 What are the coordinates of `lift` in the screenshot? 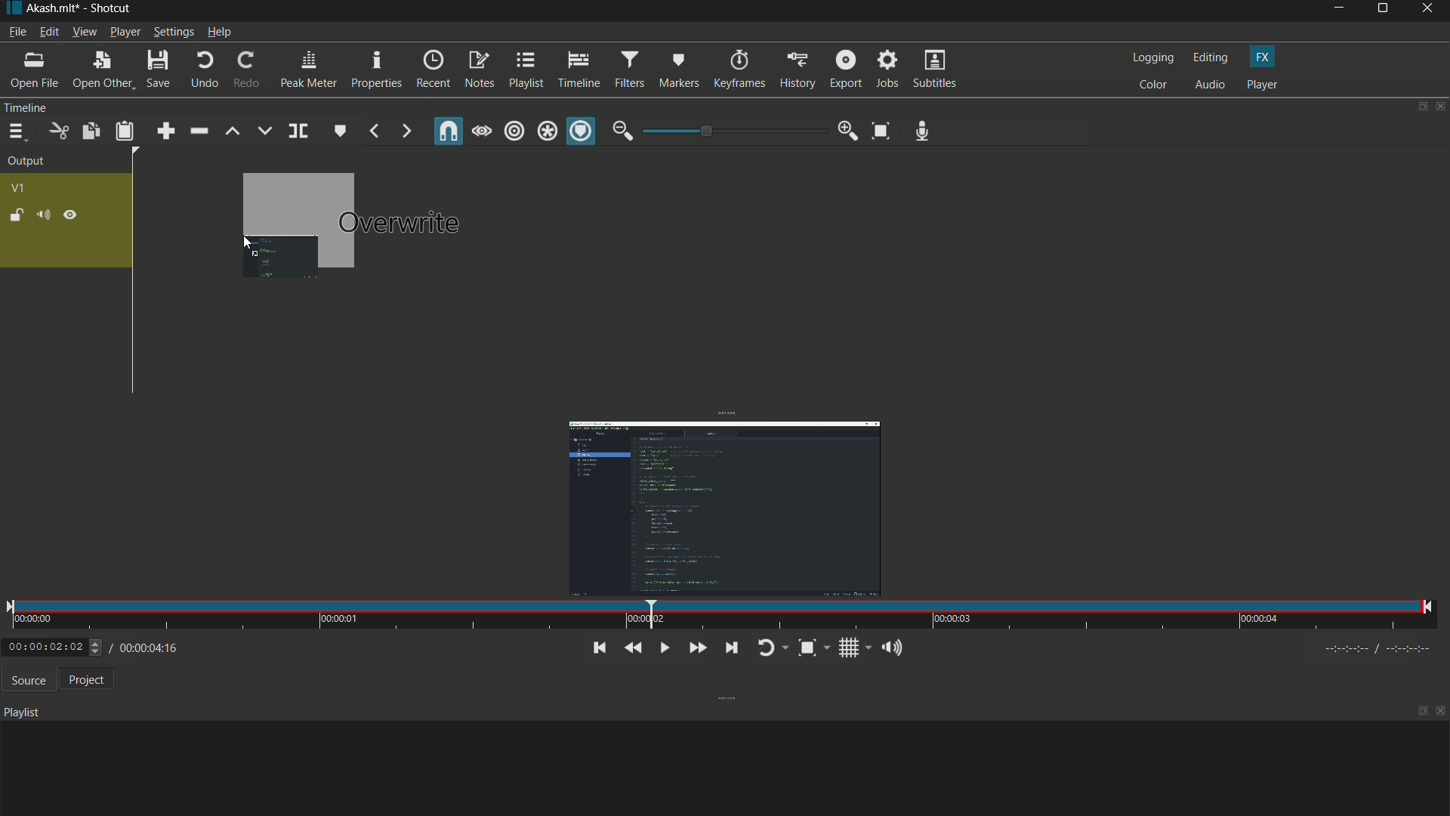 It's located at (233, 131).